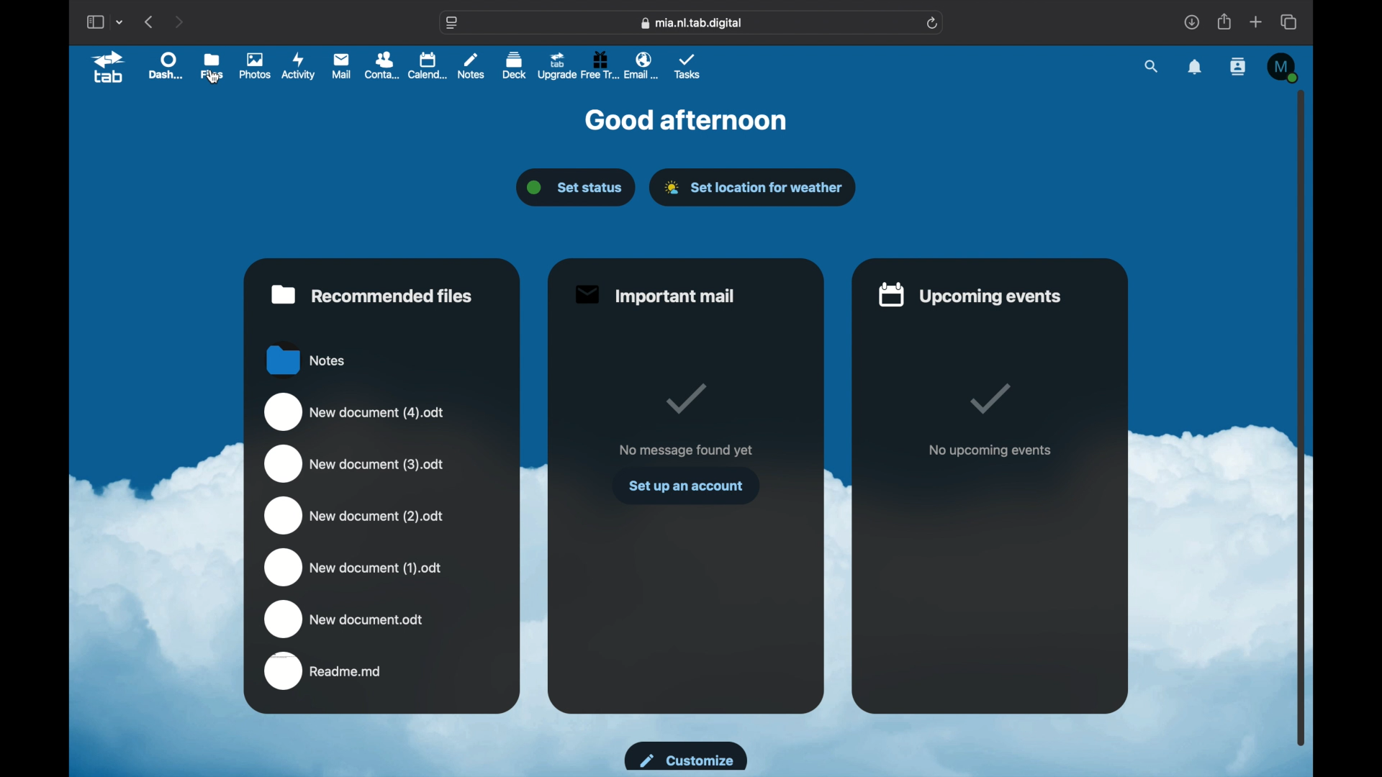 Image resolution: width=1382 pixels, height=777 pixels. What do you see at coordinates (213, 77) in the screenshot?
I see `cursor` at bounding box center [213, 77].